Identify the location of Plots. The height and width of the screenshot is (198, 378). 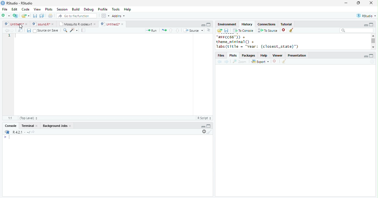
(234, 56).